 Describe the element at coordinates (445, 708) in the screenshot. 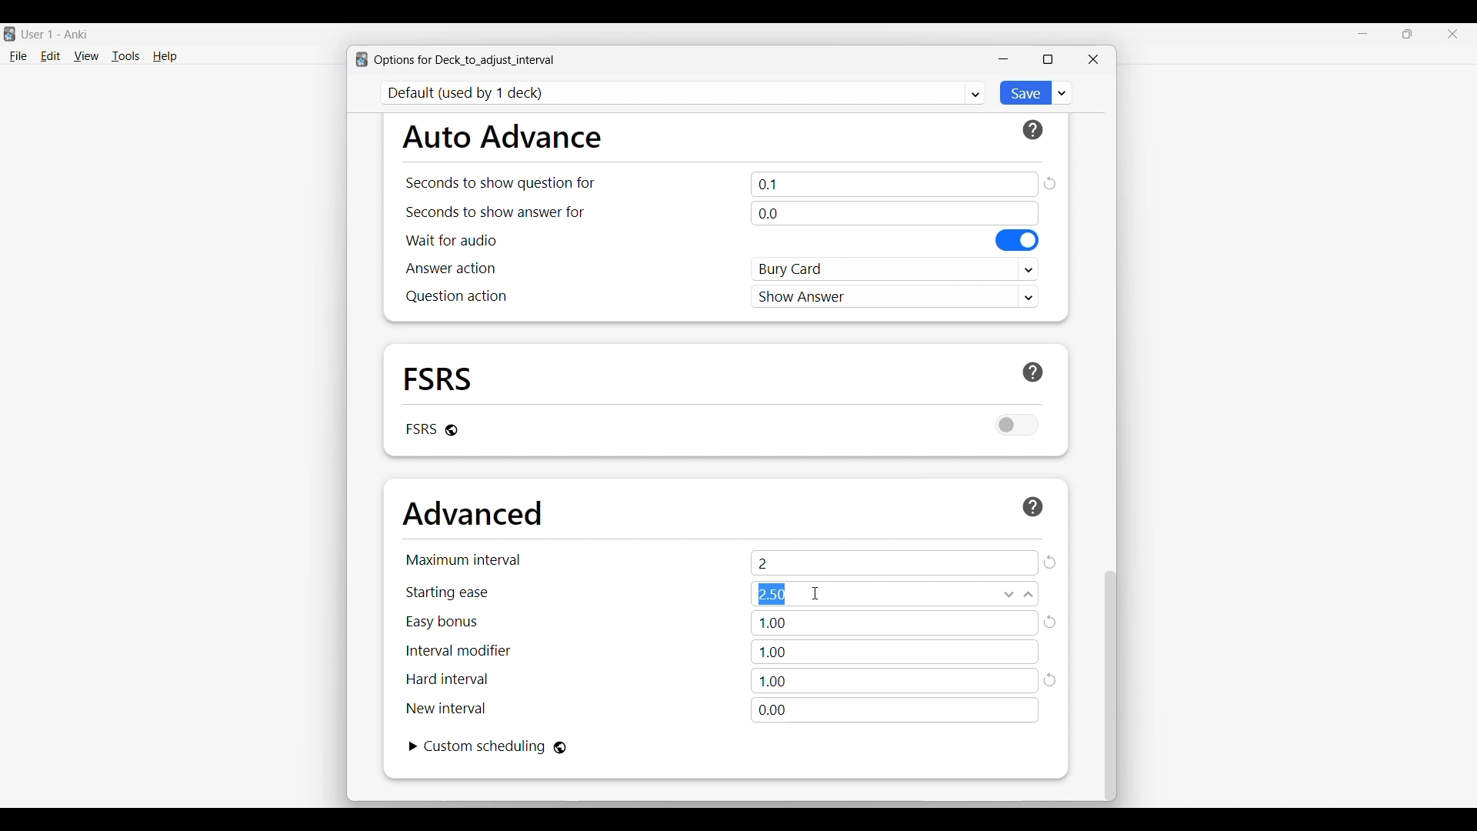

I see `Indicates new interval` at that location.